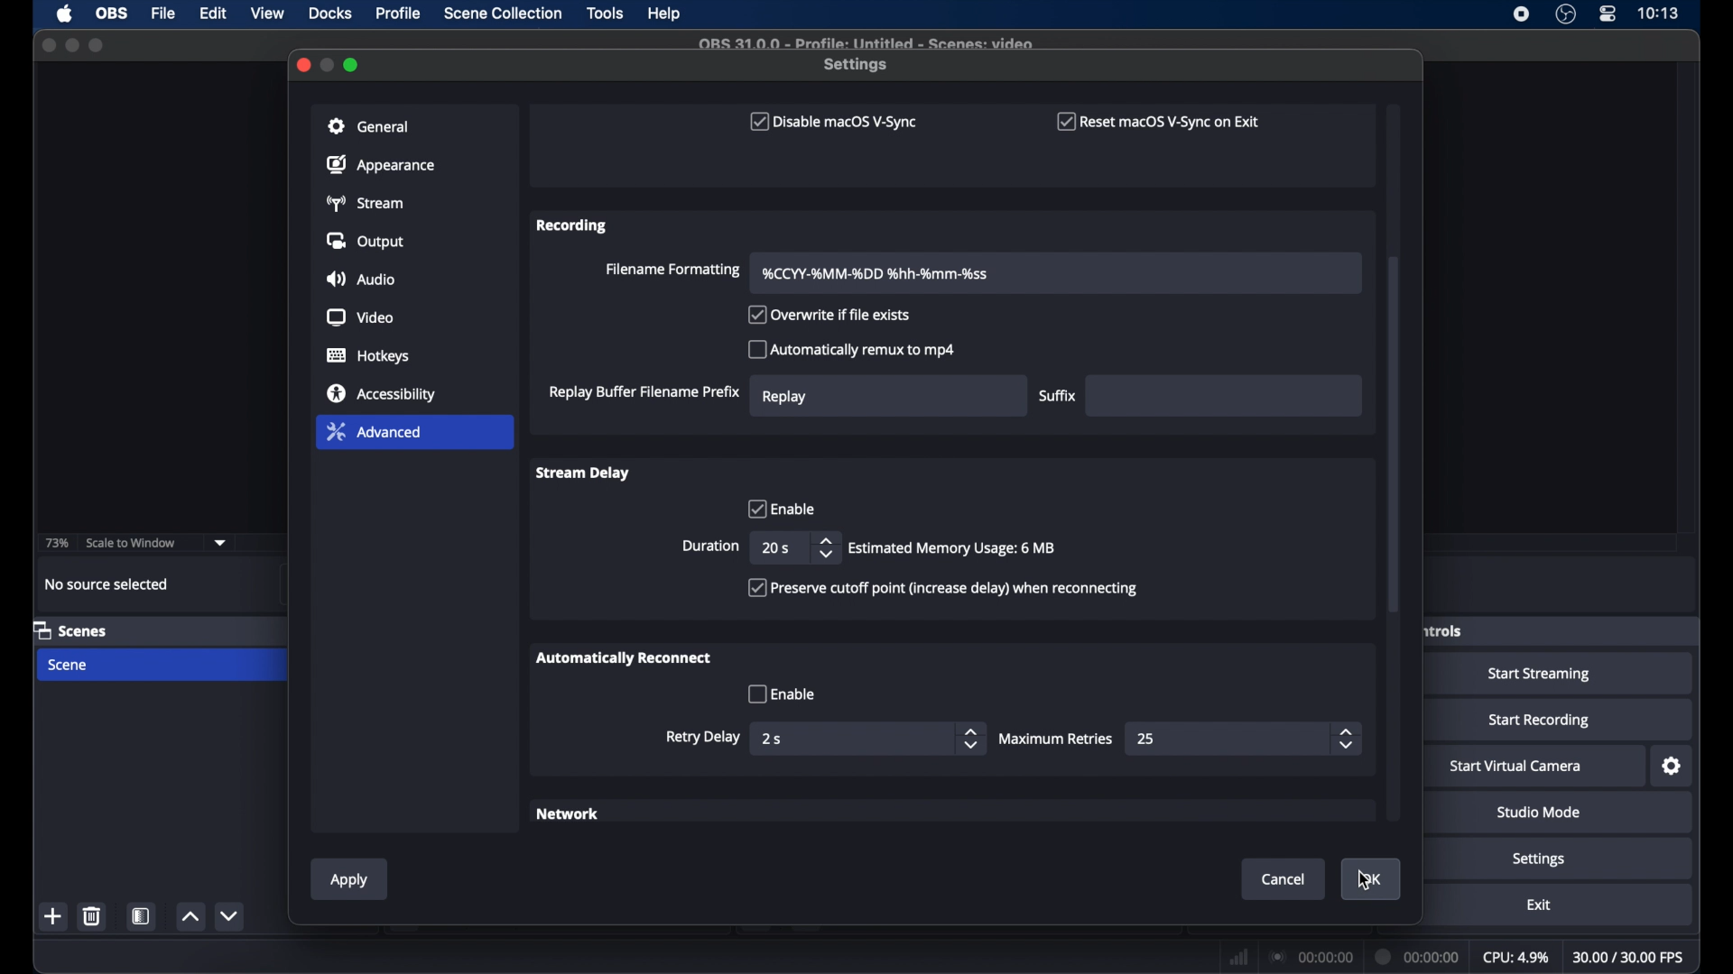 This screenshot has width=1733, height=974. What do you see at coordinates (671, 271) in the screenshot?
I see `filename formatting` at bounding box center [671, 271].